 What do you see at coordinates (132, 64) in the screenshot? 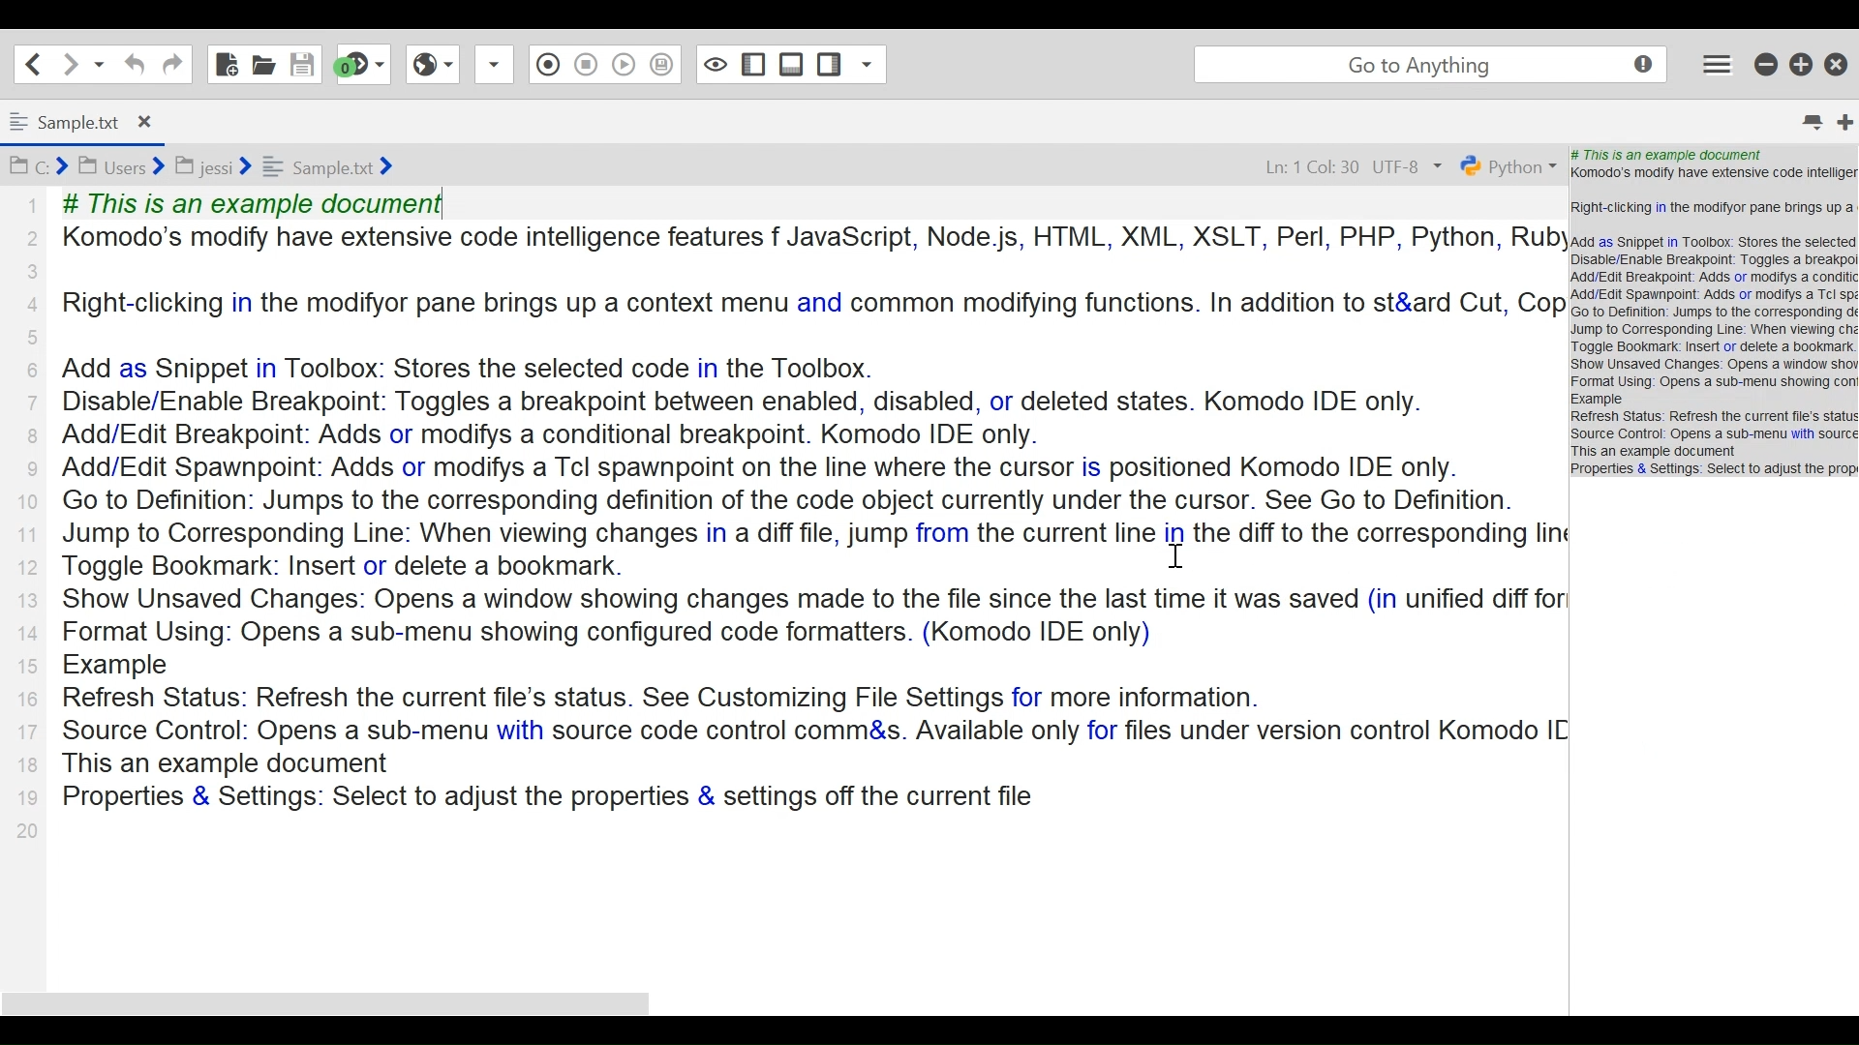
I see `undo` at bounding box center [132, 64].